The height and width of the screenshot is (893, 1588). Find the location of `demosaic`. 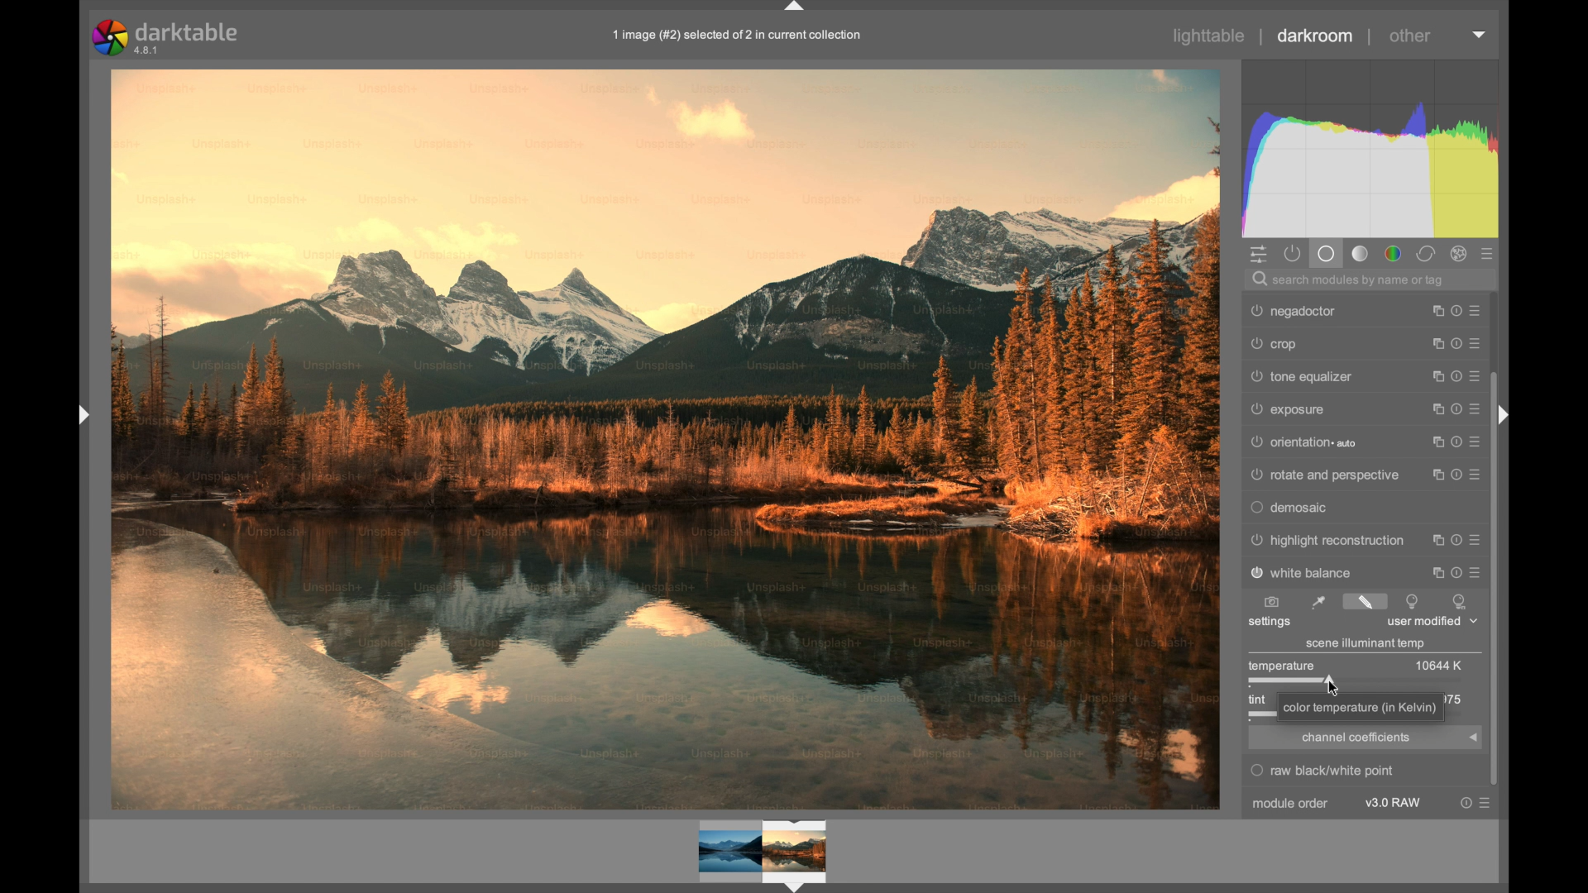

demosaic is located at coordinates (1289, 507).